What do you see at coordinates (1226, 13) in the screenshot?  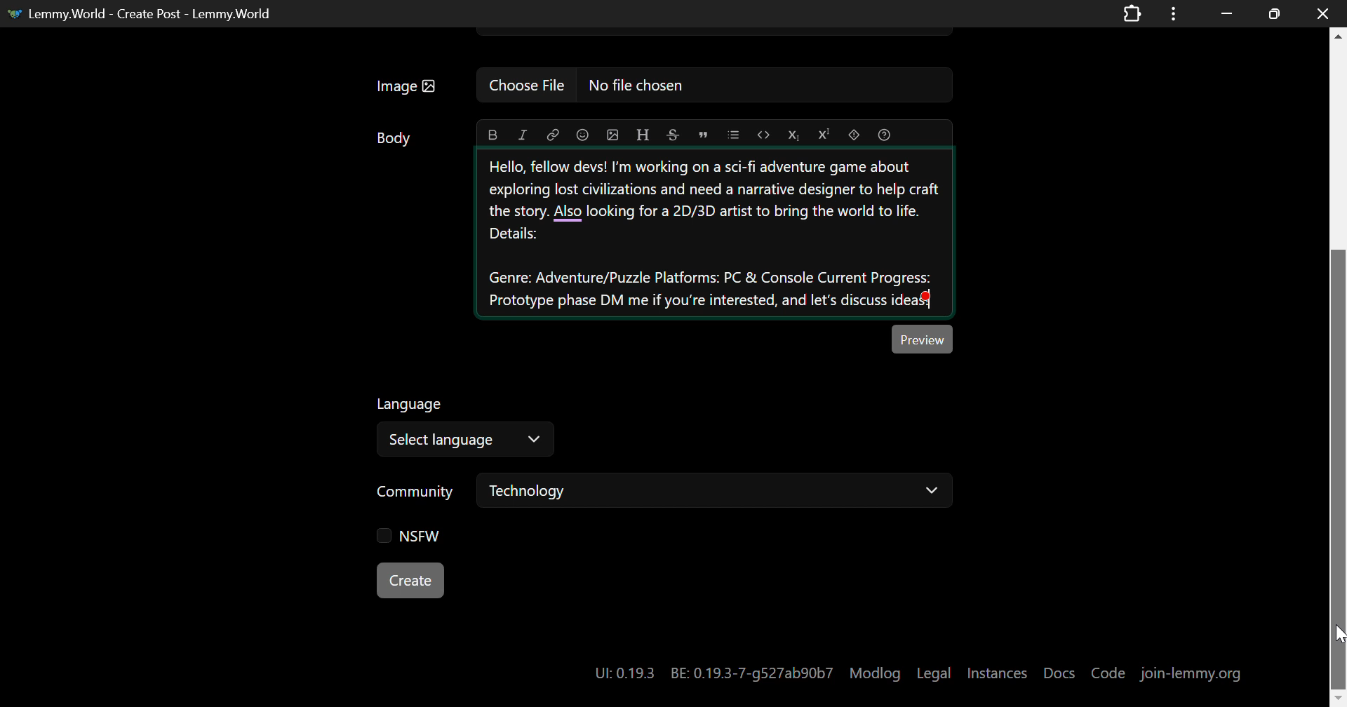 I see `Restore Down` at bounding box center [1226, 13].